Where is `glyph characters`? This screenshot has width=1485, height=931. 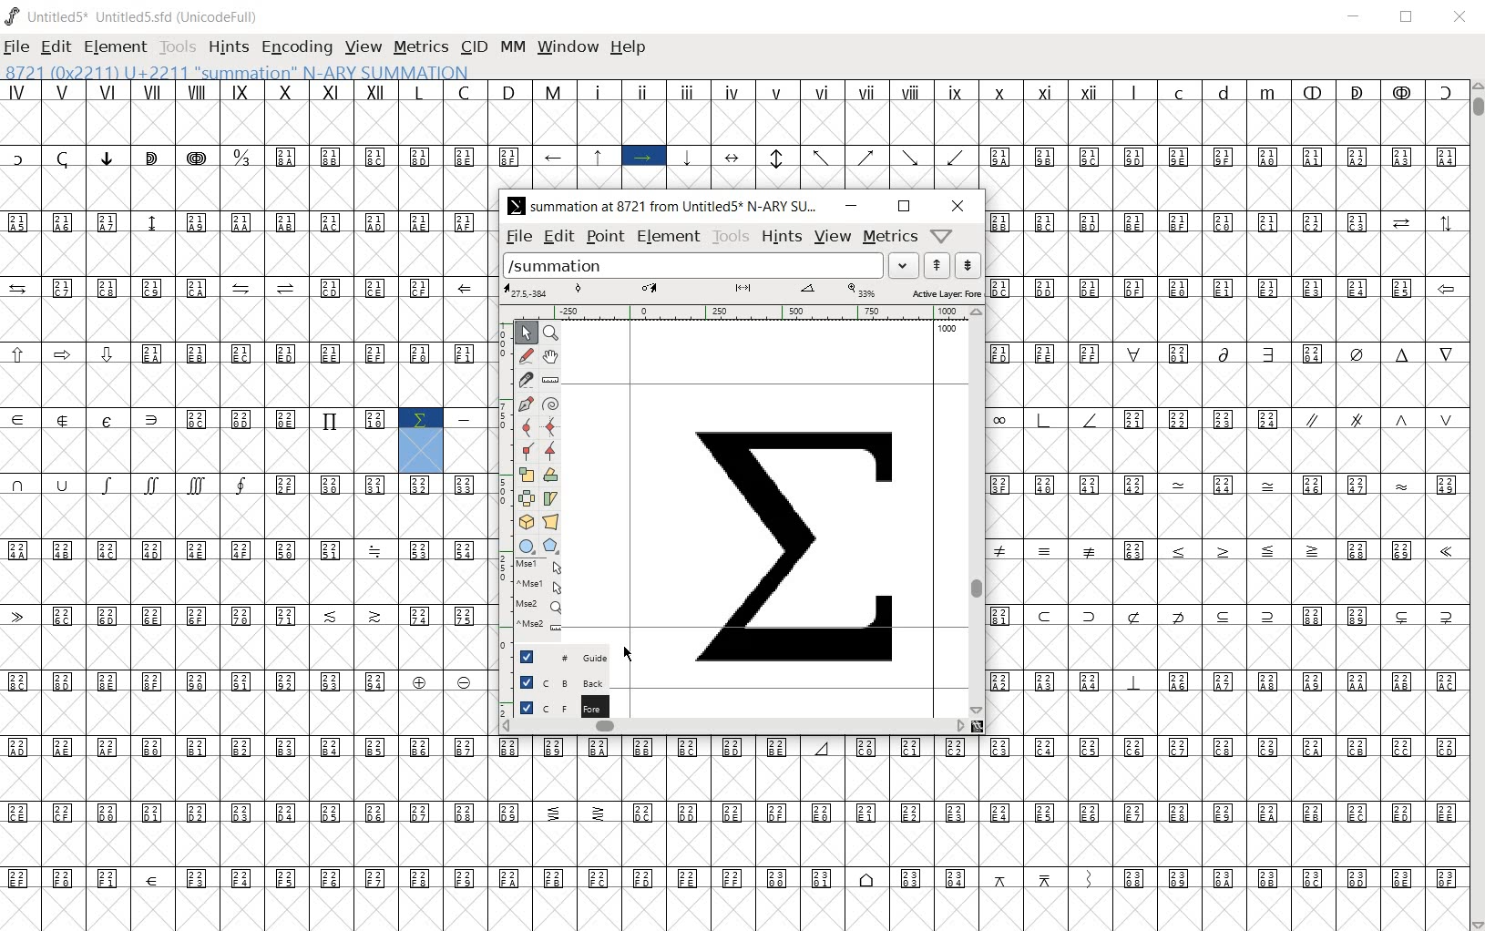 glyph characters is located at coordinates (977, 135).